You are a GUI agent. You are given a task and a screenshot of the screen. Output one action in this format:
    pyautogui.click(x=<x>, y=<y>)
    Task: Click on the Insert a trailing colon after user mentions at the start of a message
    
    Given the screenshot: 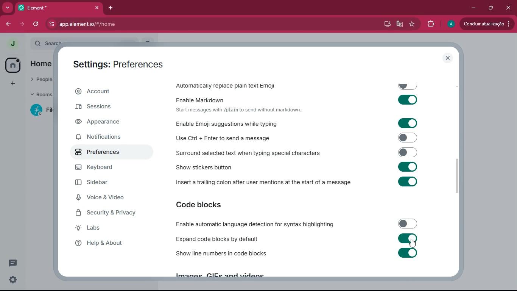 What is the action you would take?
    pyautogui.click(x=299, y=184)
    